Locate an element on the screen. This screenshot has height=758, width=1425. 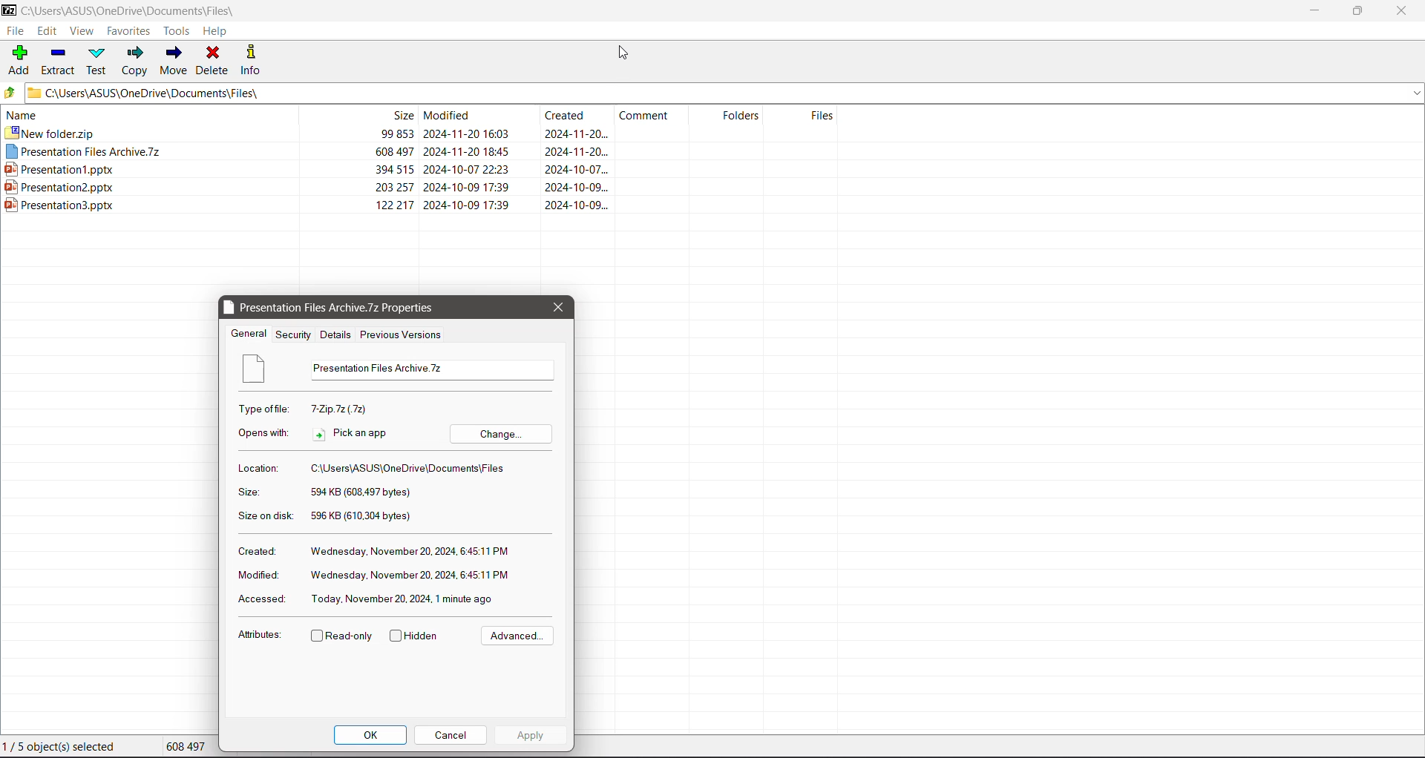
Application Logo is located at coordinates (10, 9).